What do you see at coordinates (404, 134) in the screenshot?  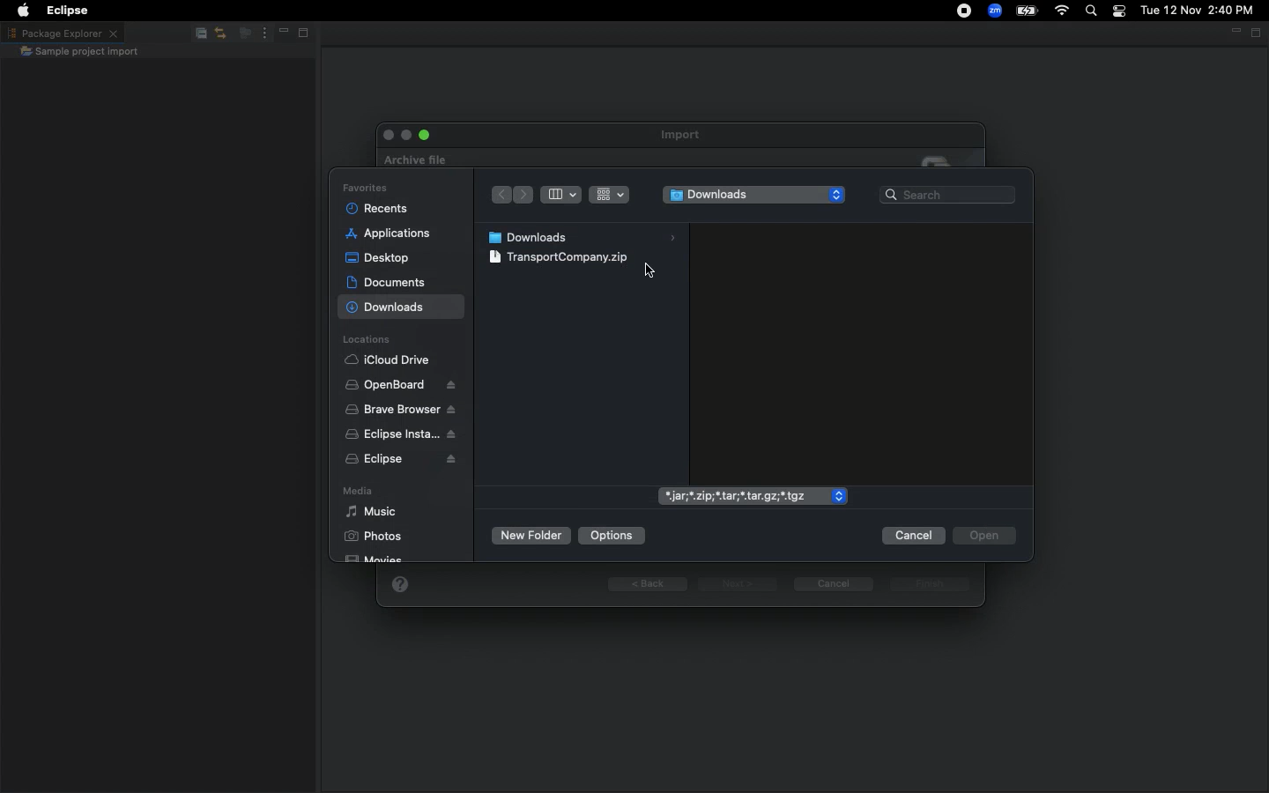 I see `minimize` at bounding box center [404, 134].